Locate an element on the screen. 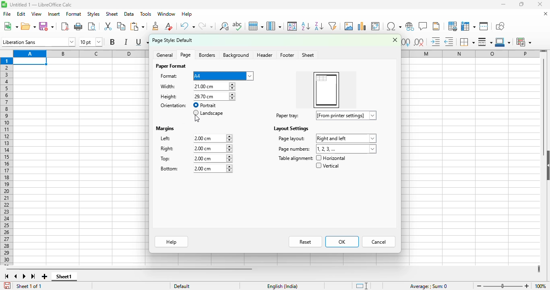 This screenshot has width=550, height=290. bottom:  is located at coordinates (170, 168).